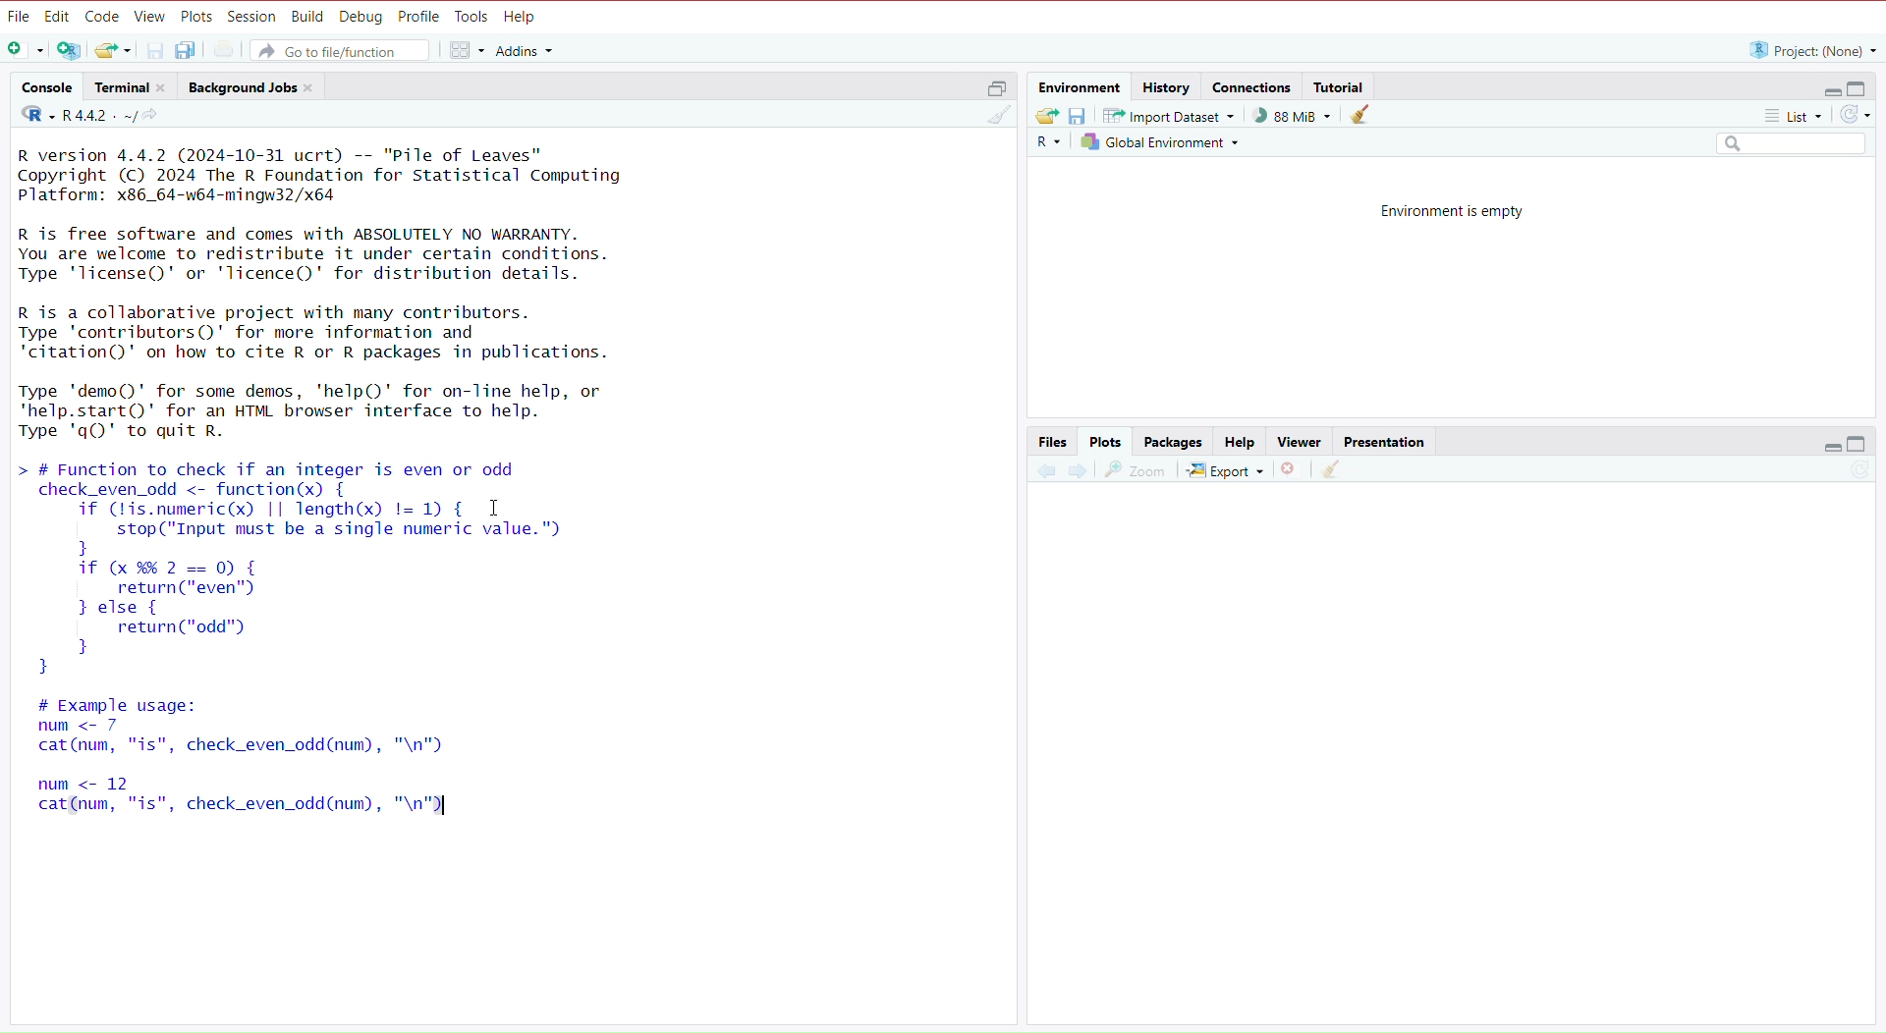  I want to click on addins, so click(526, 50).